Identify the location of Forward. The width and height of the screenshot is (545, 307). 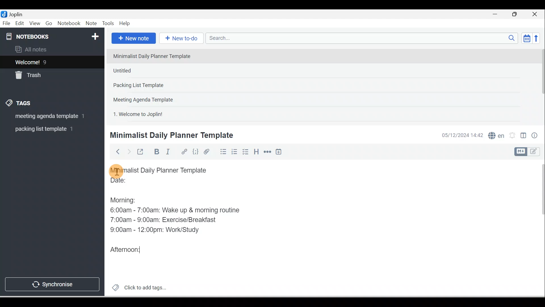
(128, 151).